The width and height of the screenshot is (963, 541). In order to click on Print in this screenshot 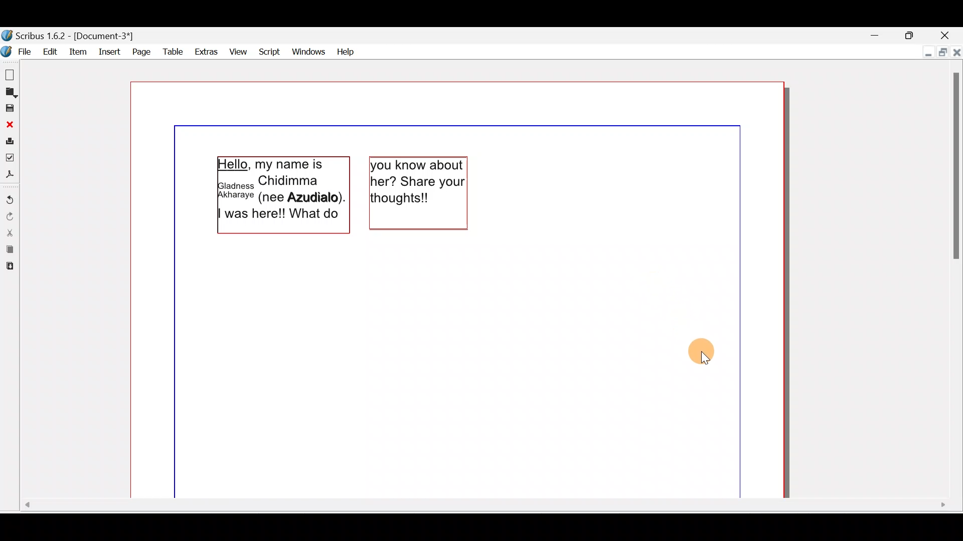, I will do `click(10, 140)`.